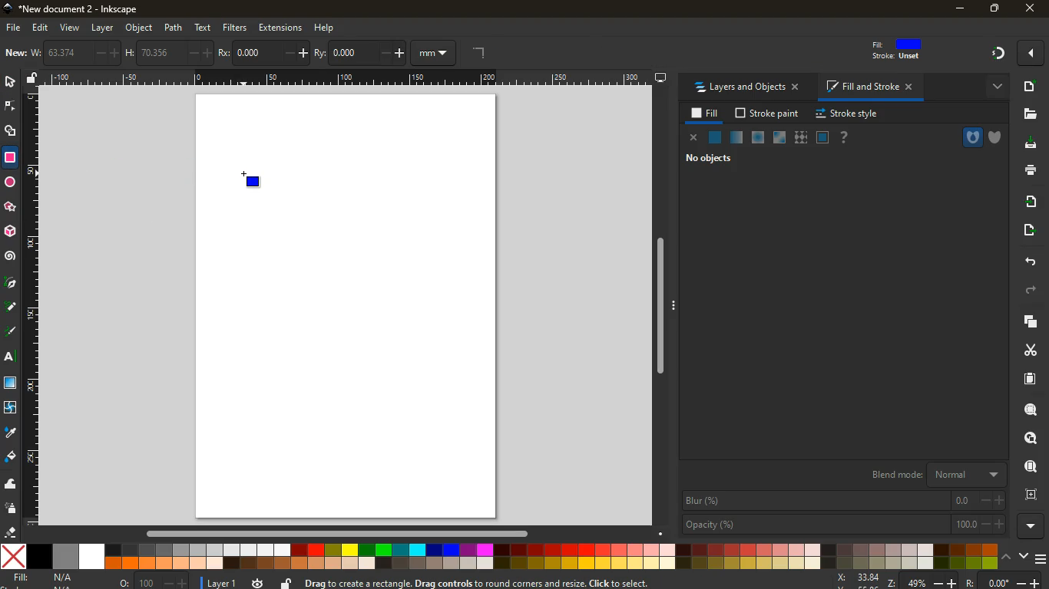  I want to click on rectangle tool, so click(12, 160).